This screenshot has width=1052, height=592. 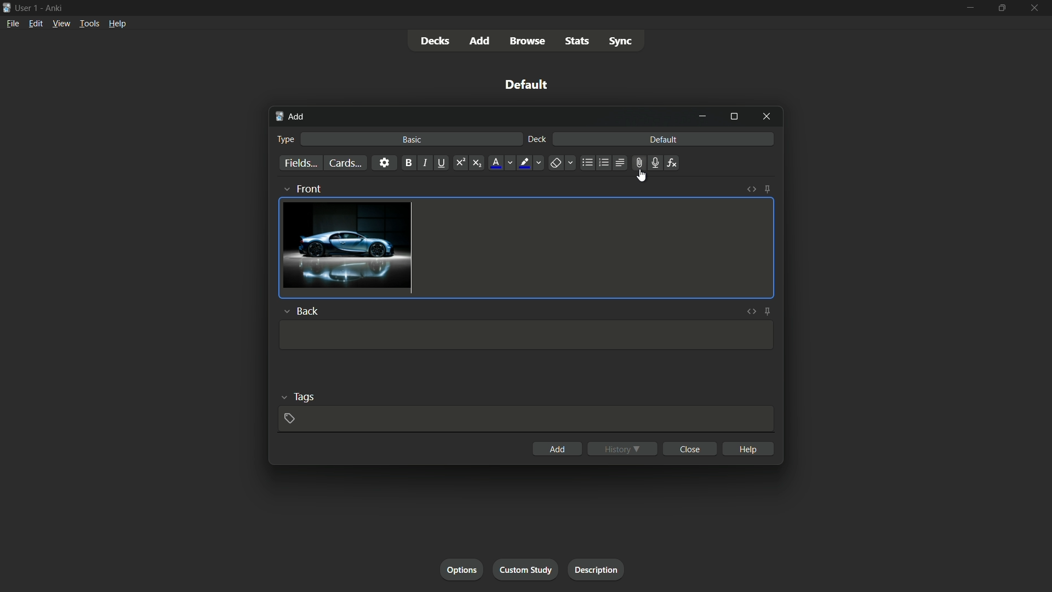 I want to click on tags, so click(x=301, y=395).